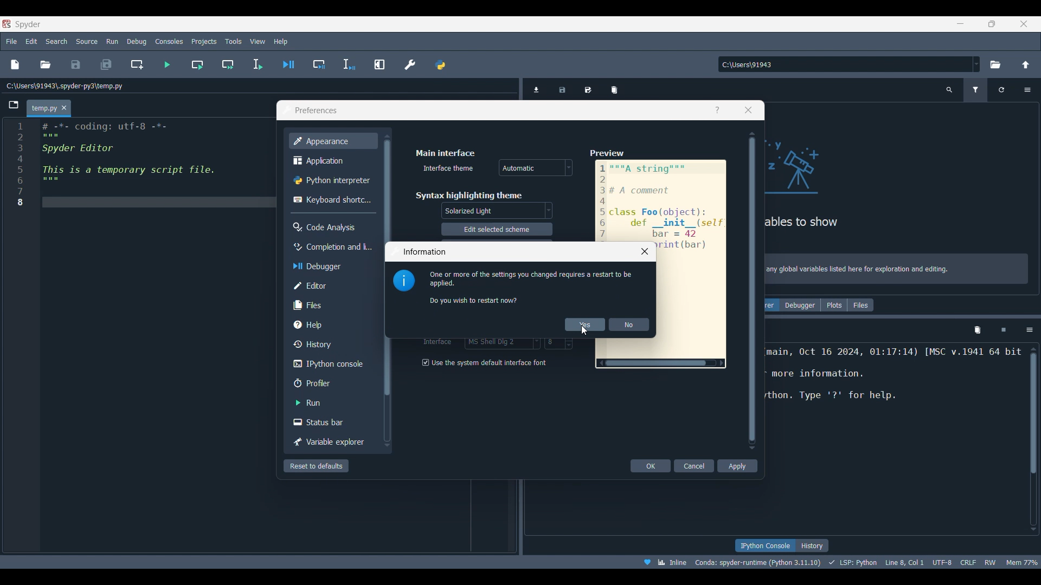 The image size is (1041, 585). What do you see at coordinates (661, 192) in the screenshot?
I see `Preview` at bounding box center [661, 192].